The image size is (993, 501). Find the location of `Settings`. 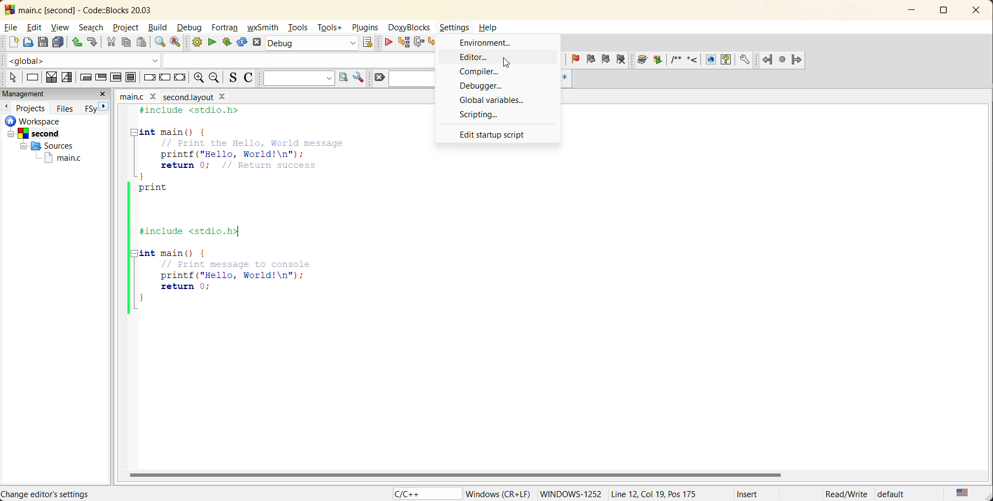

Settings is located at coordinates (453, 26).